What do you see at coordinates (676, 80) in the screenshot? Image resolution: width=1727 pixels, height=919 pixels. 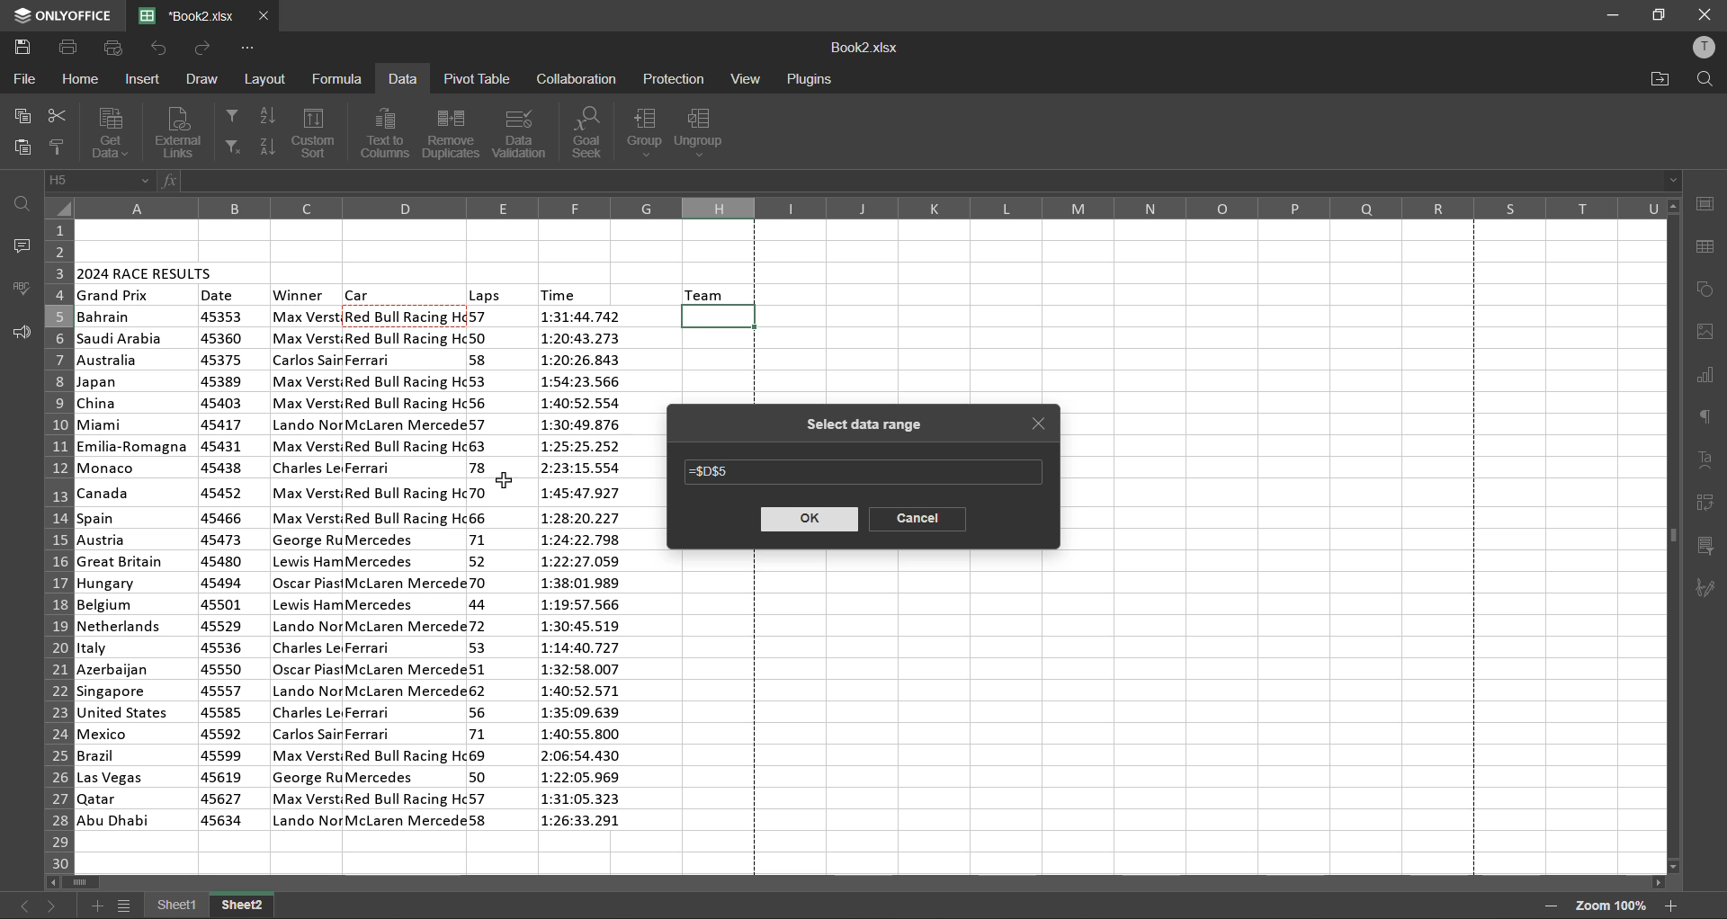 I see `protection` at bounding box center [676, 80].